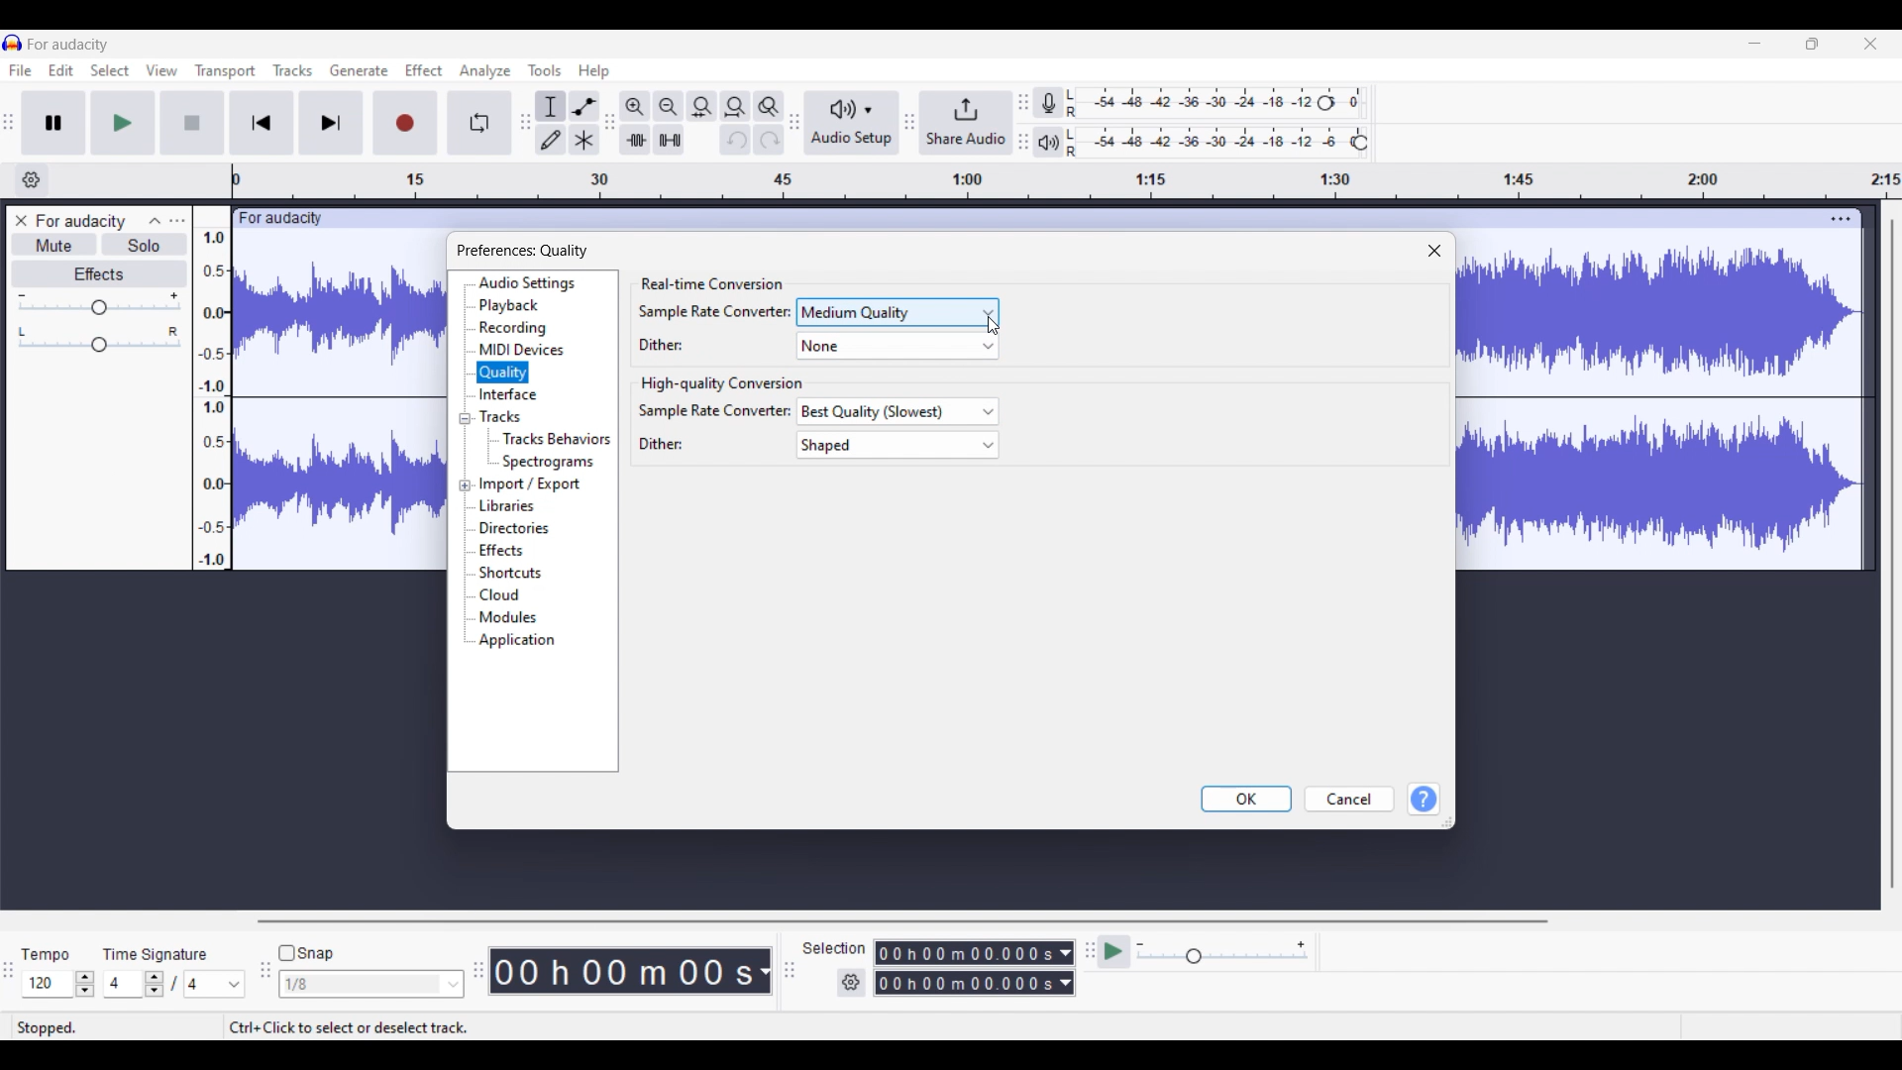 The height and width of the screenshot is (1070, 1902). What do you see at coordinates (500, 594) in the screenshot?
I see `Cloud` at bounding box center [500, 594].